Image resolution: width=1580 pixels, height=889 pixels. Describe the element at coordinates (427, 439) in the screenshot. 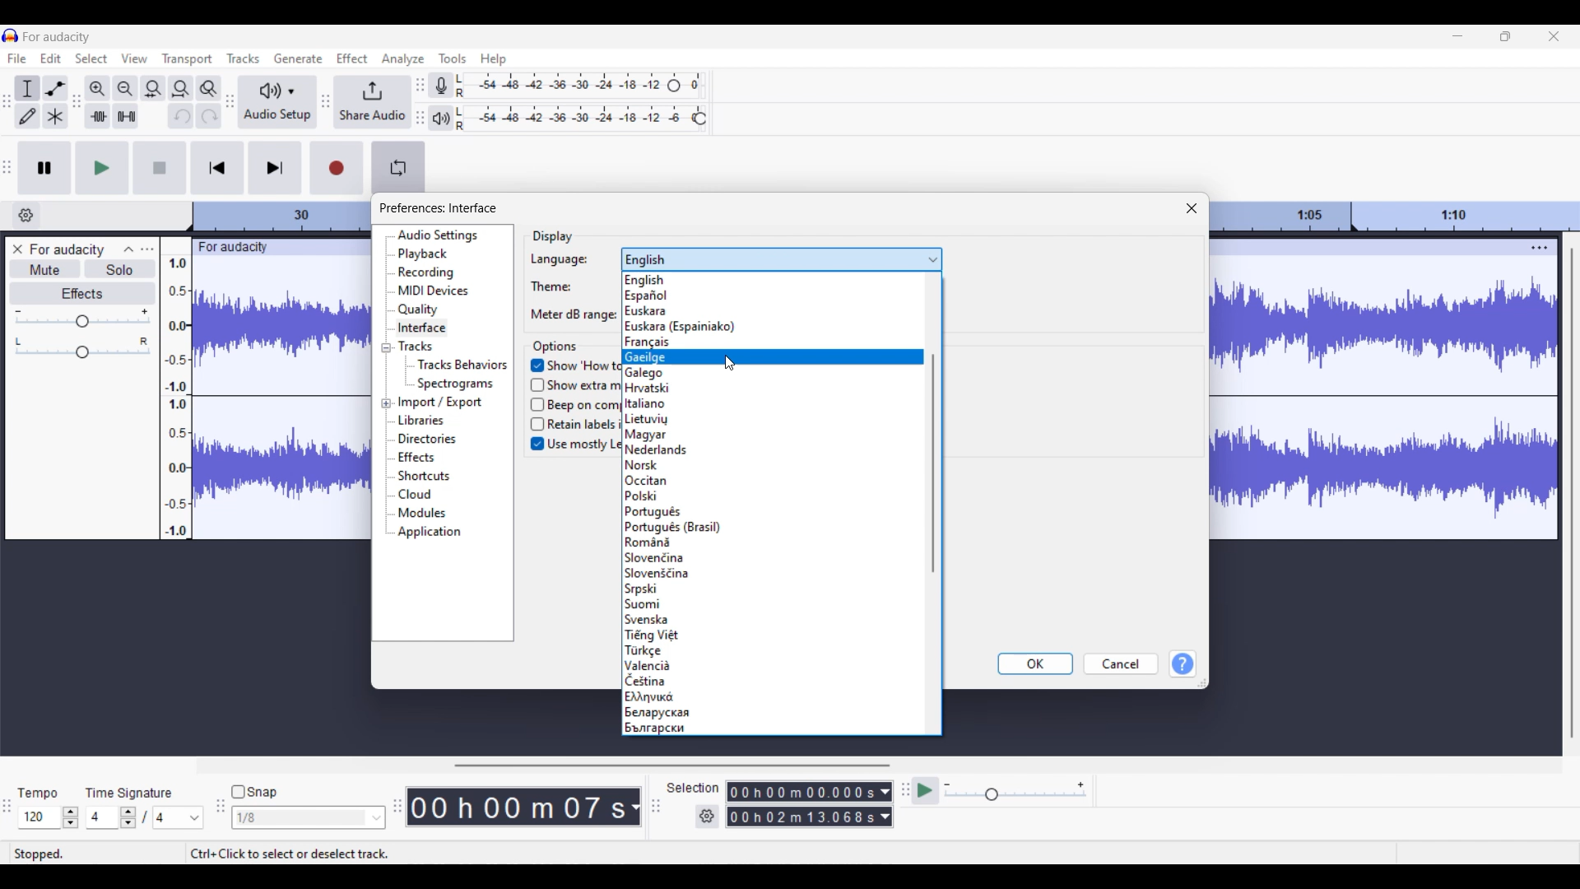

I see `Directories` at that location.